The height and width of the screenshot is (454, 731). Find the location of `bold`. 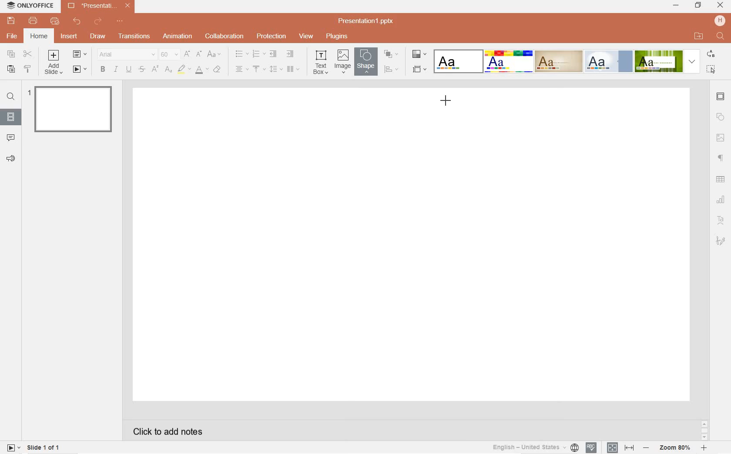

bold is located at coordinates (102, 69).